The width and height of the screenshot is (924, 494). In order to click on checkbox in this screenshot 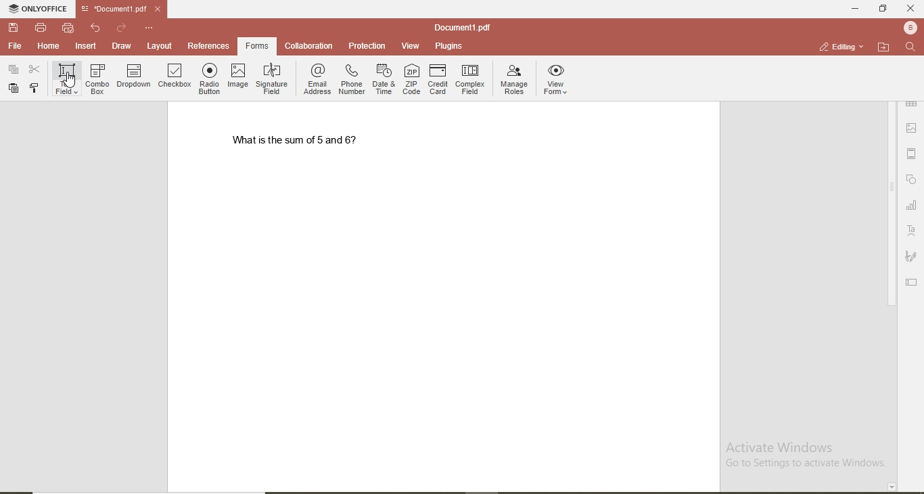, I will do `click(175, 76)`.